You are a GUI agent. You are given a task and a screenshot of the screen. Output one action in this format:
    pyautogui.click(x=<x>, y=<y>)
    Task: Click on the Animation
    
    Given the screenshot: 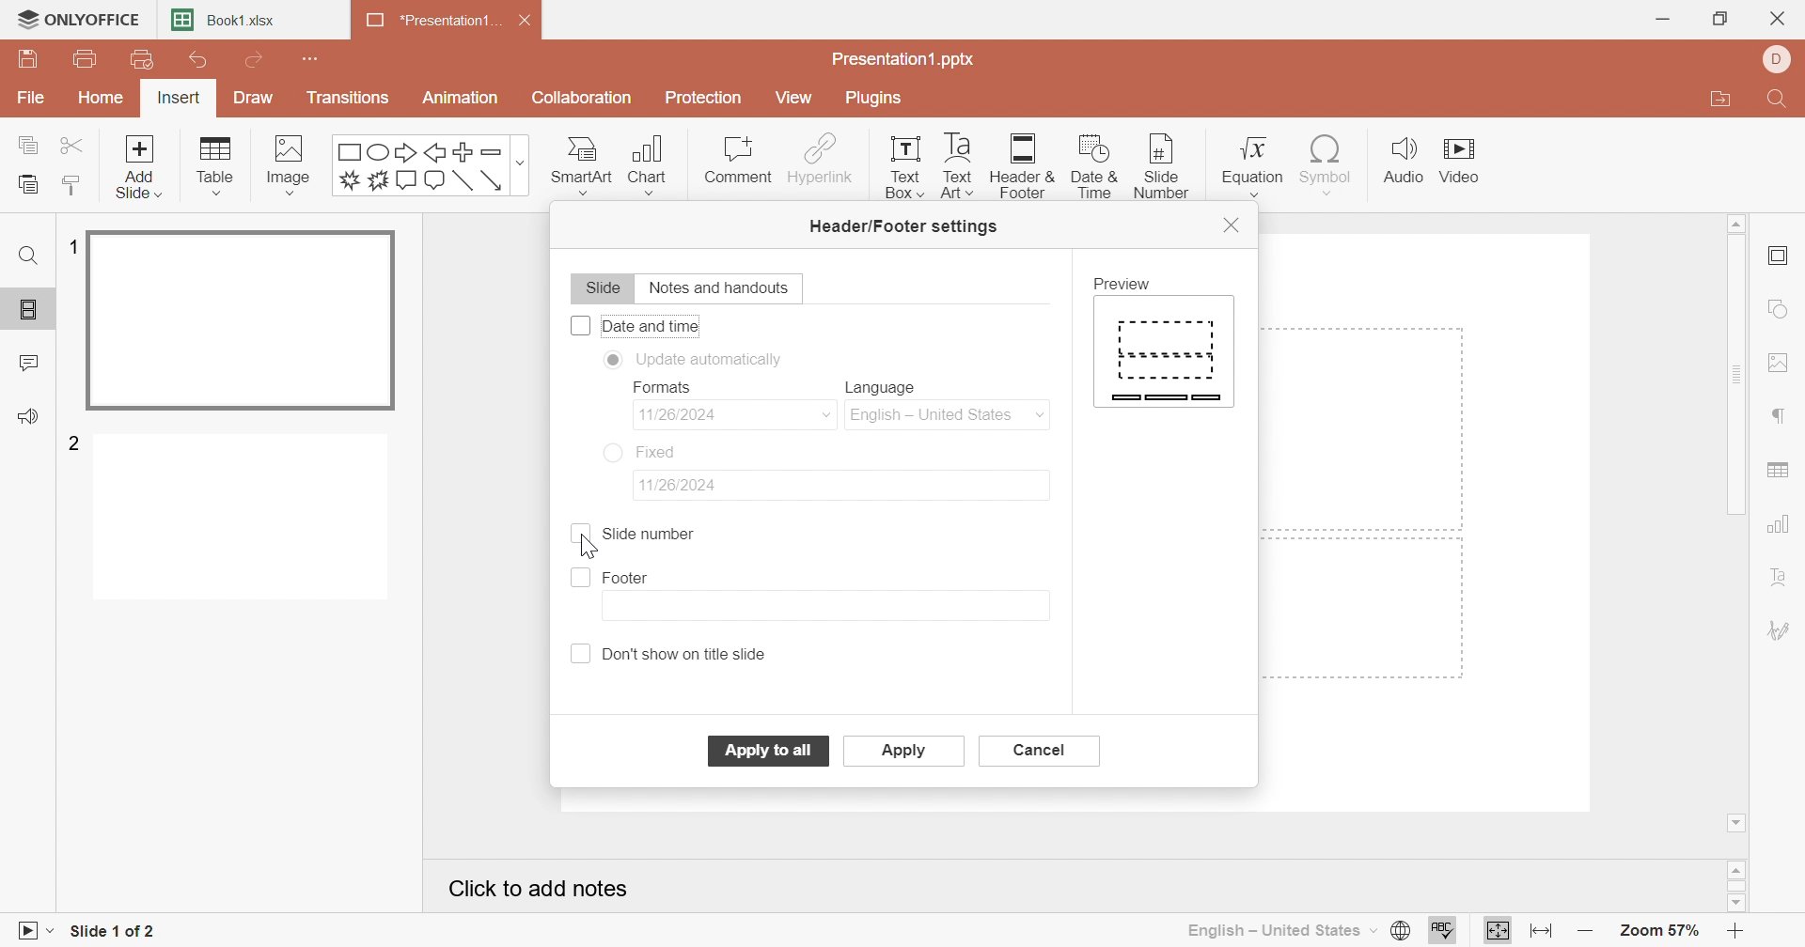 What is the action you would take?
    pyautogui.click(x=462, y=98)
    